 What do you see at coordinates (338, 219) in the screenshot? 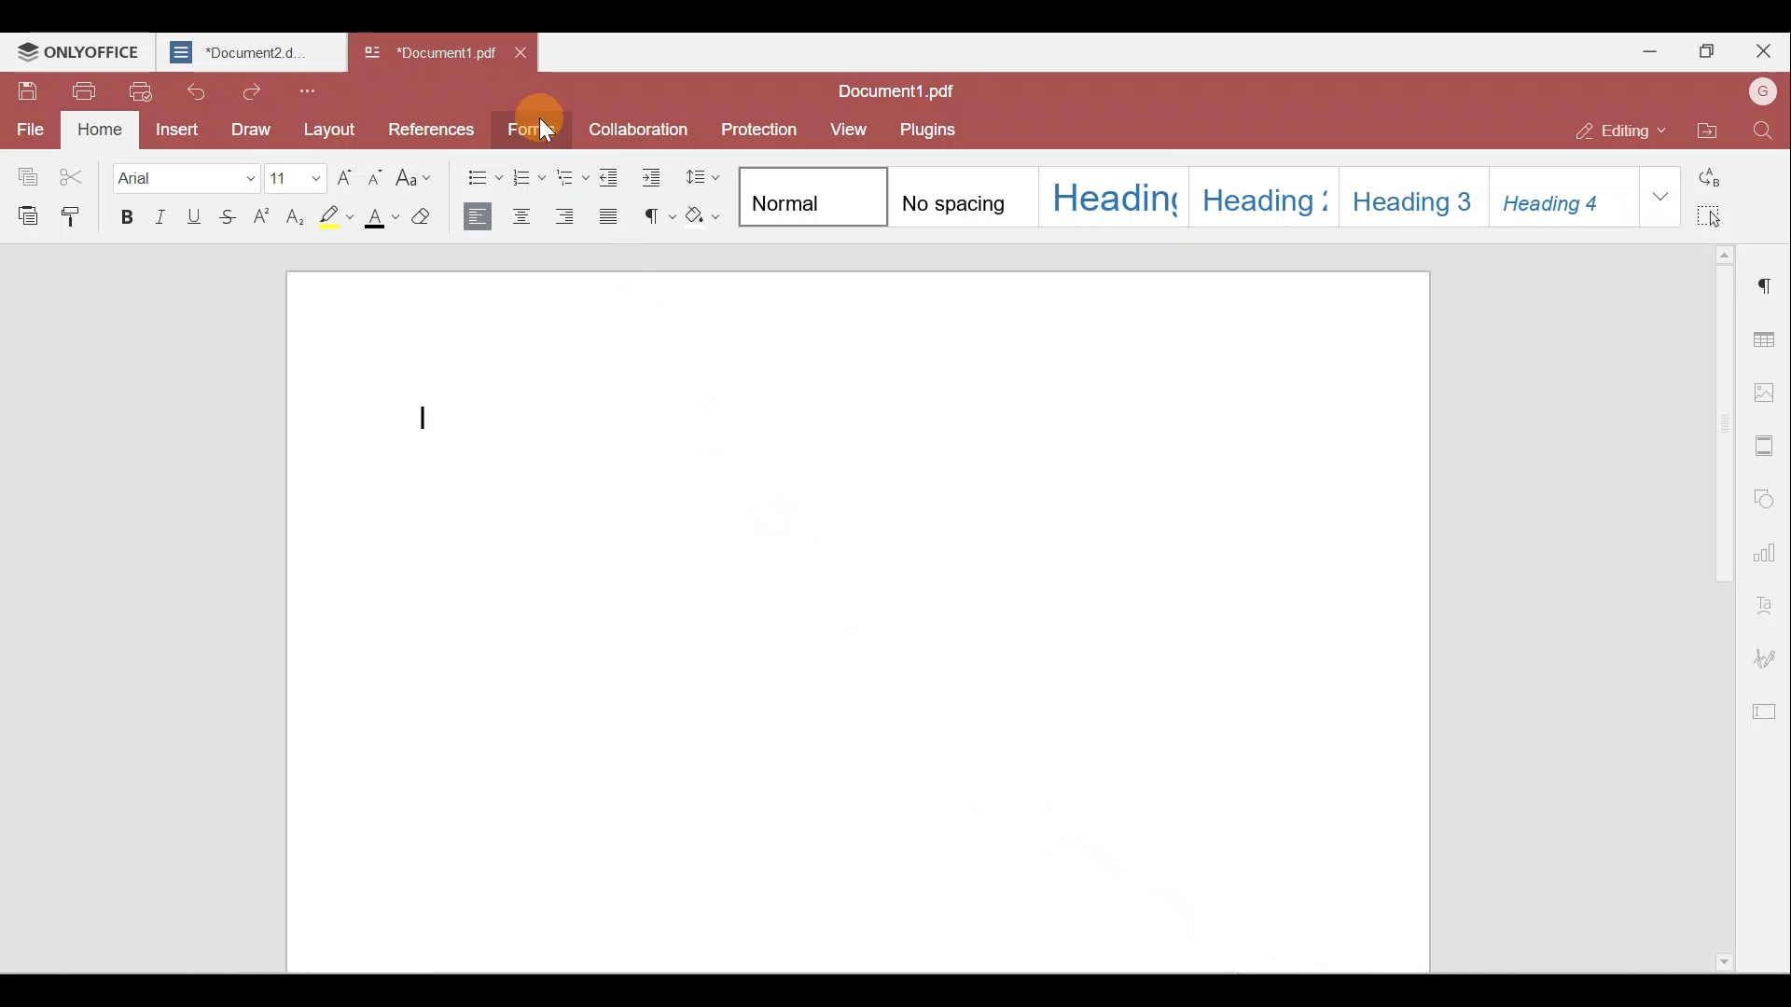
I see `Highlight color` at bounding box center [338, 219].